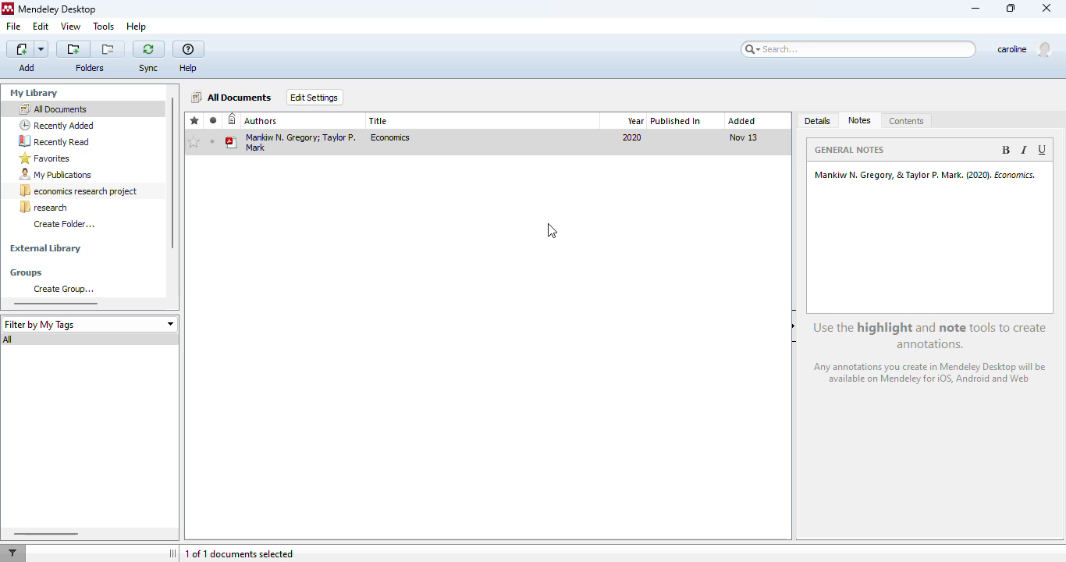 The image size is (1066, 562). Describe the element at coordinates (57, 125) in the screenshot. I see `recently added` at that location.